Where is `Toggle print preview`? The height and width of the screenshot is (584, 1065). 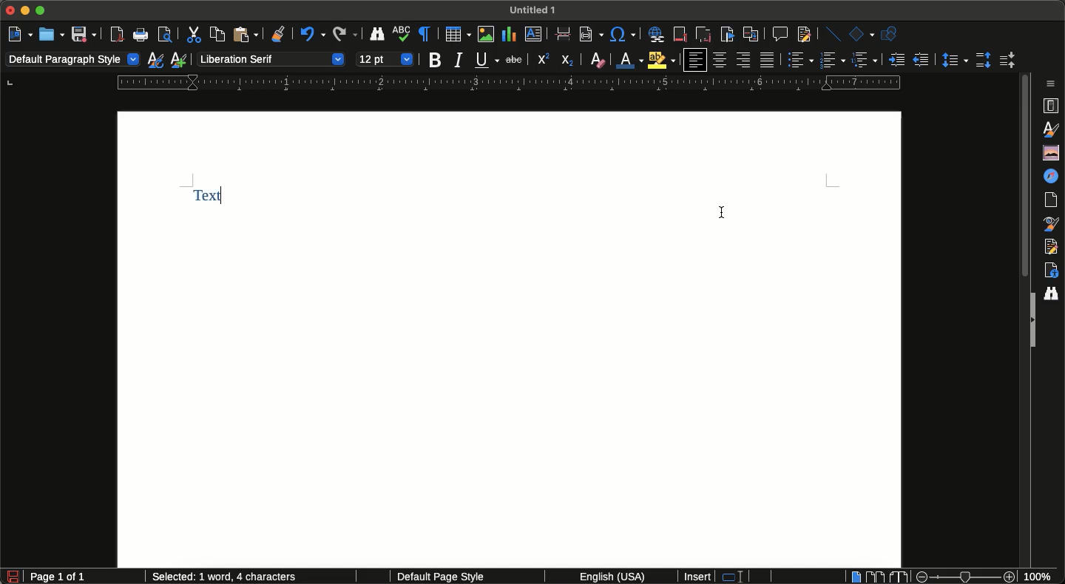
Toggle print preview is located at coordinates (166, 36).